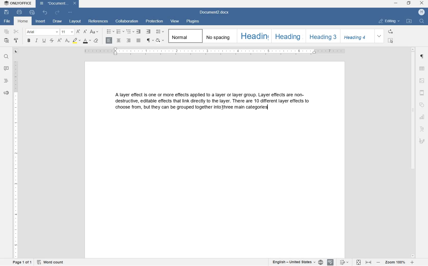  I want to click on highlight color, so click(77, 41).